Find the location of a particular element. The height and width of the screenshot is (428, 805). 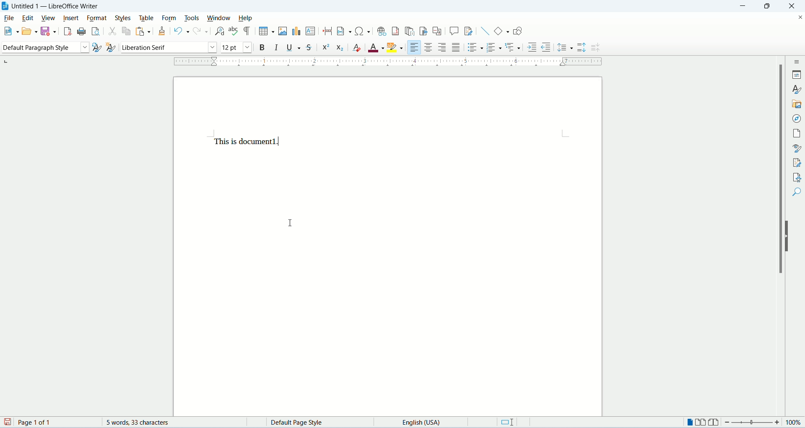

format is located at coordinates (96, 18).